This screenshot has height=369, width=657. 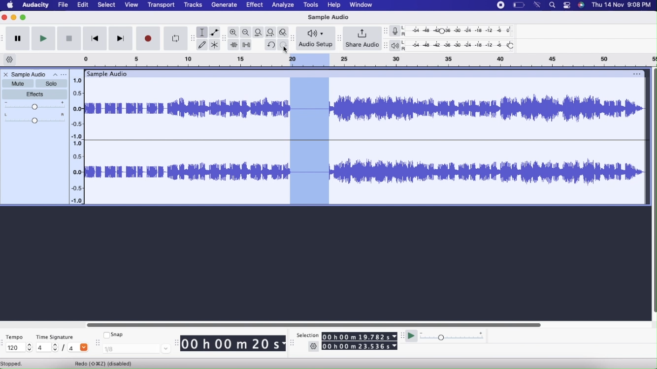 I want to click on Recording level, so click(x=460, y=31).